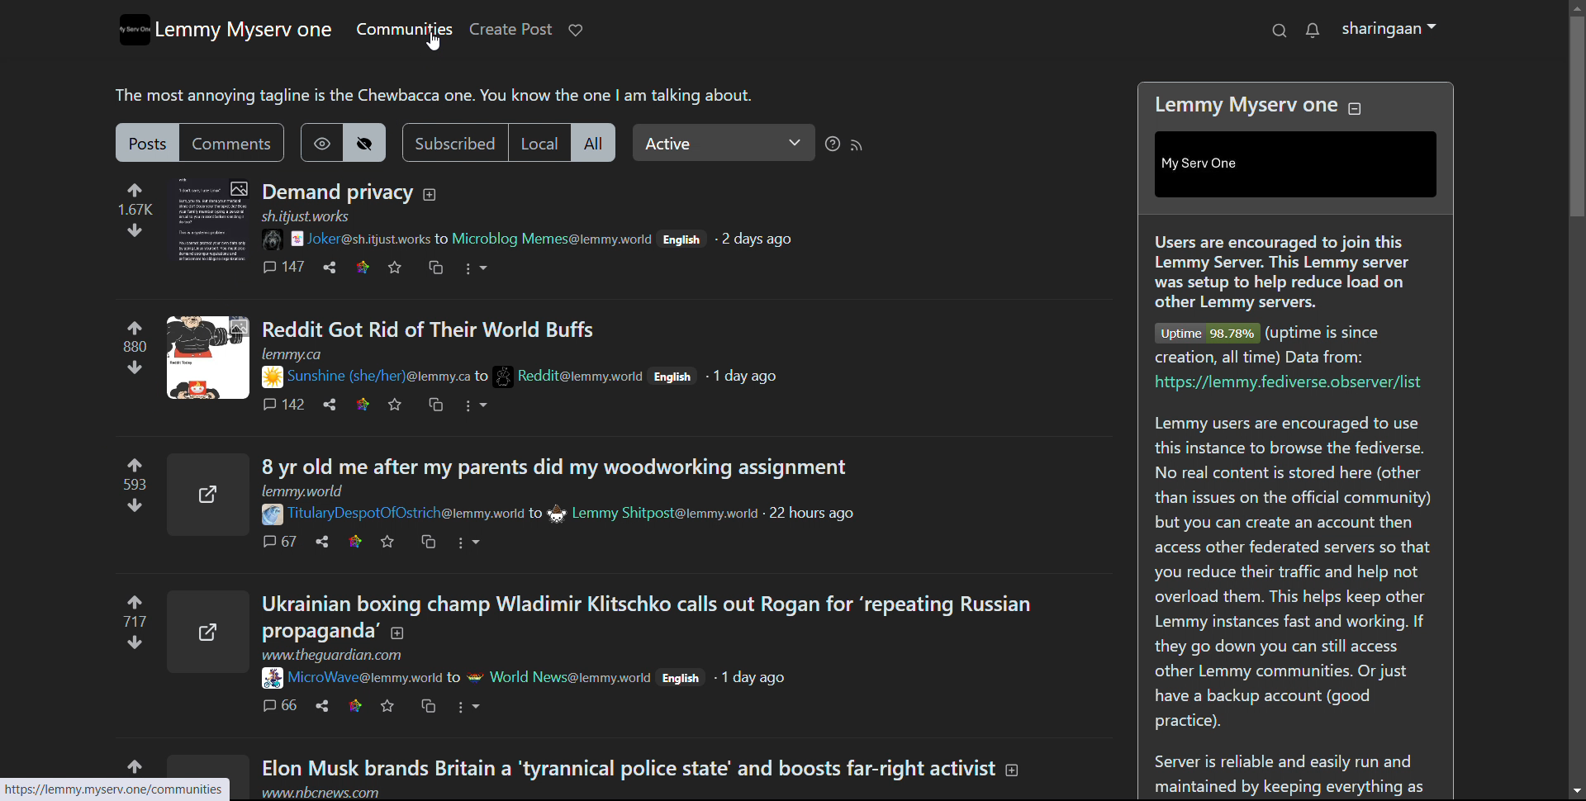  I want to click on RSS, so click(857, 145).